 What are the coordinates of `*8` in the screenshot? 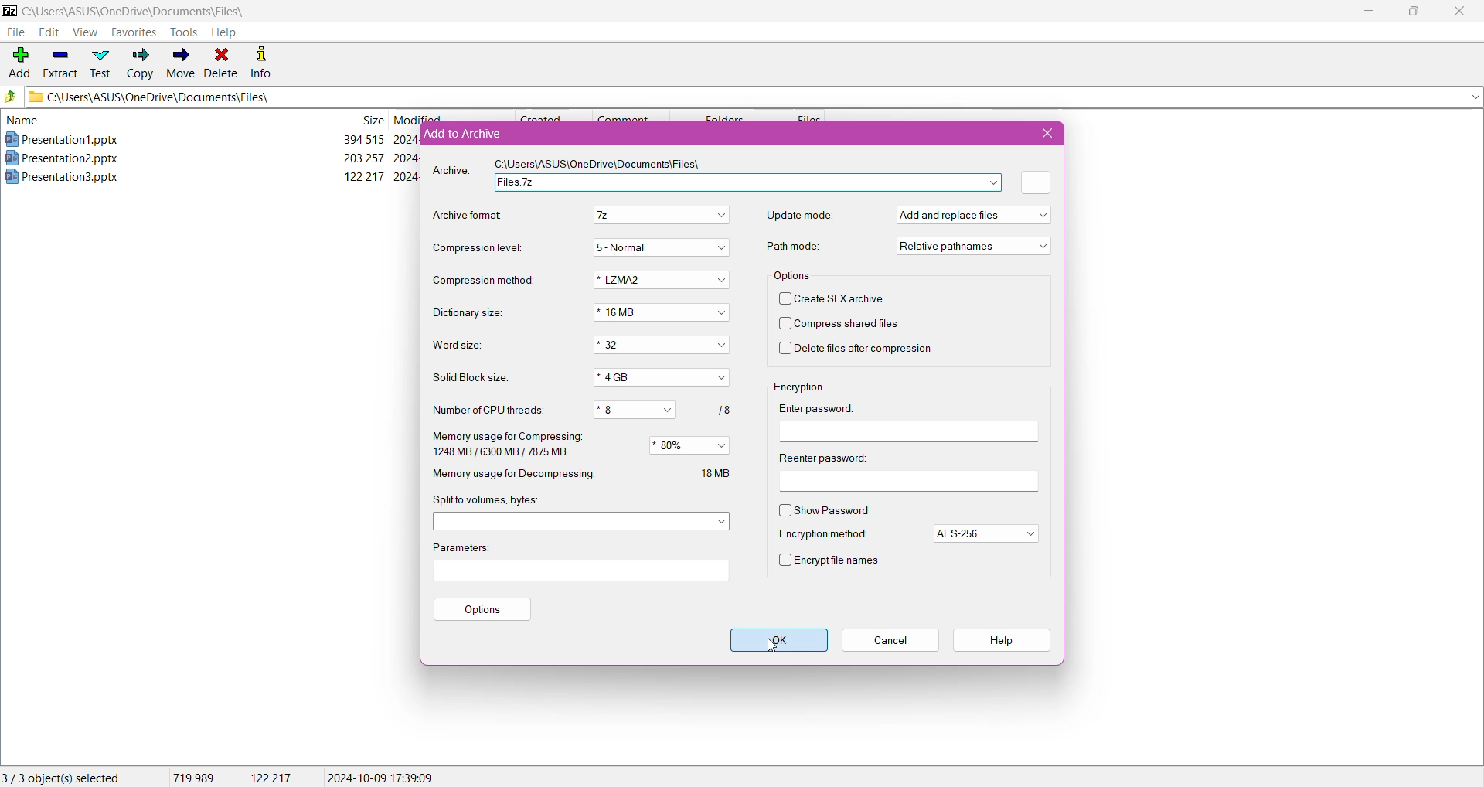 It's located at (638, 411).